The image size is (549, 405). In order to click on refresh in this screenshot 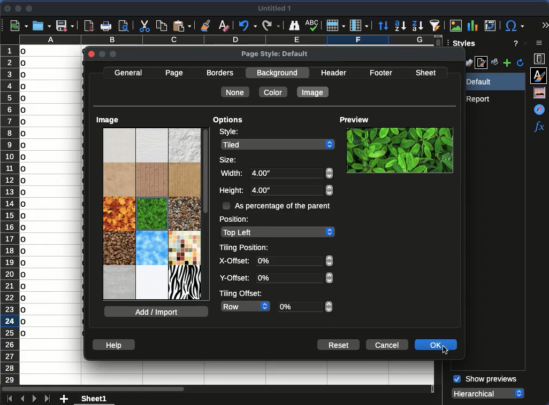, I will do `click(521, 63)`.